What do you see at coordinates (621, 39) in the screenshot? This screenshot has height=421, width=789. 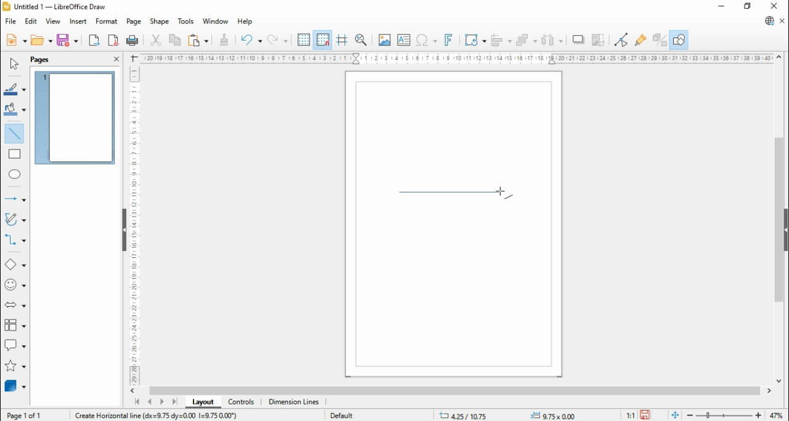 I see `toggle point edit mode` at bounding box center [621, 39].